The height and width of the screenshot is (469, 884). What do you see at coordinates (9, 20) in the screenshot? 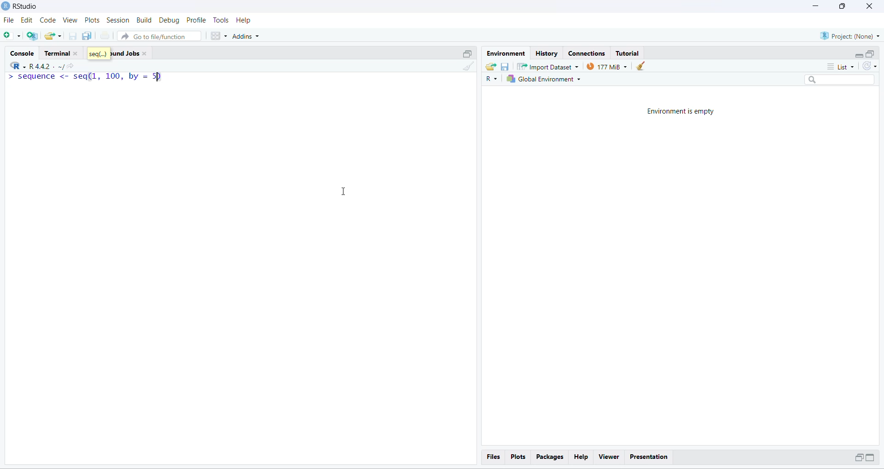
I see `file` at bounding box center [9, 20].